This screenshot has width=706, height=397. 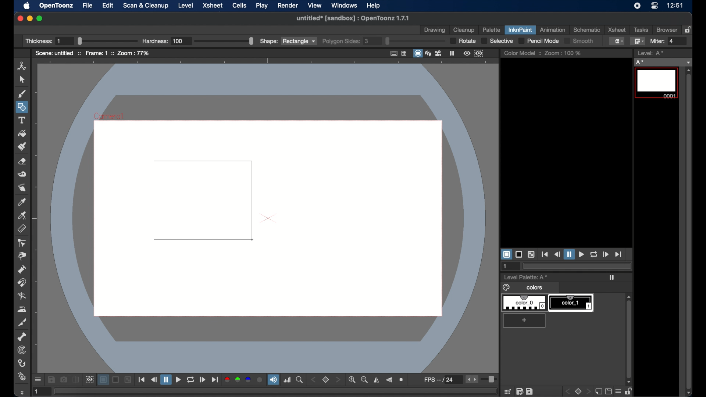 I want to click on frame: 1, so click(x=99, y=53).